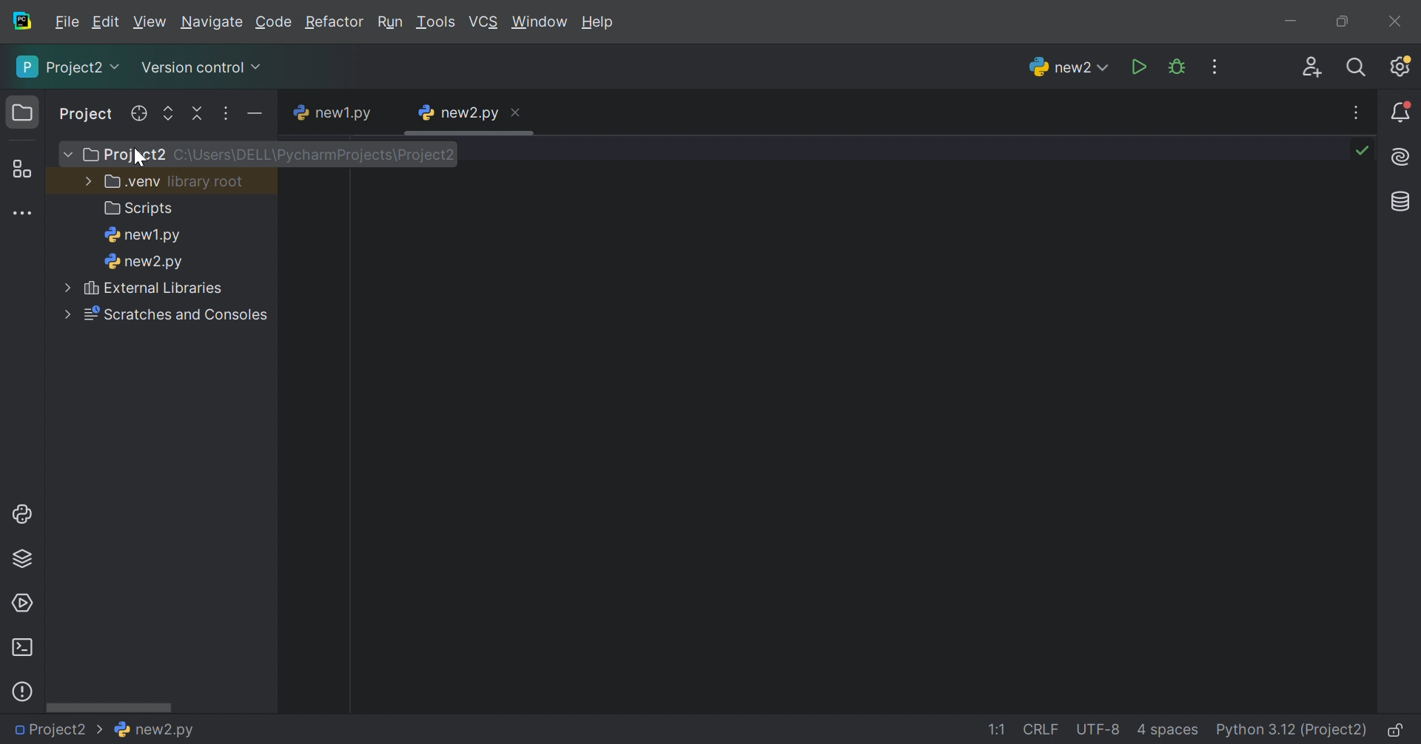 The height and width of the screenshot is (744, 1421). Describe the element at coordinates (1311, 68) in the screenshot. I see `Code with me` at that location.